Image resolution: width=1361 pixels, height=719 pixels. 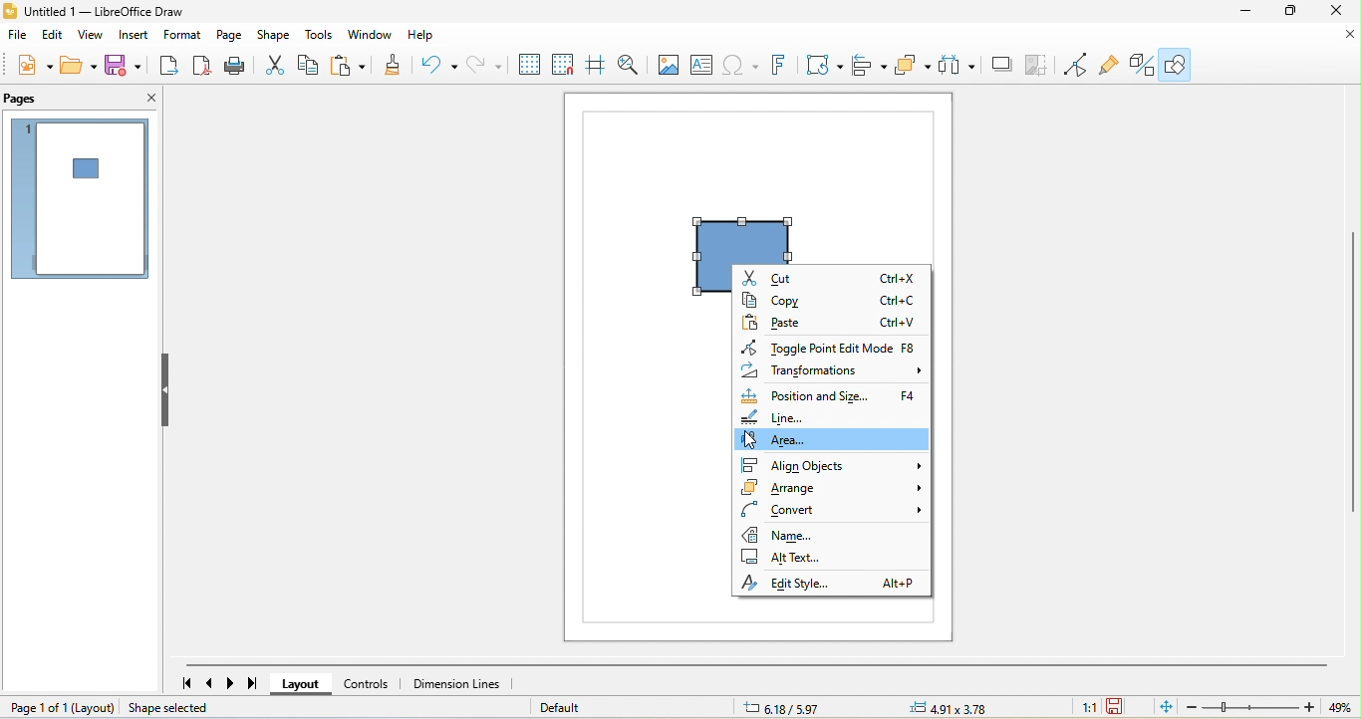 I want to click on zoom, so click(x=1269, y=708).